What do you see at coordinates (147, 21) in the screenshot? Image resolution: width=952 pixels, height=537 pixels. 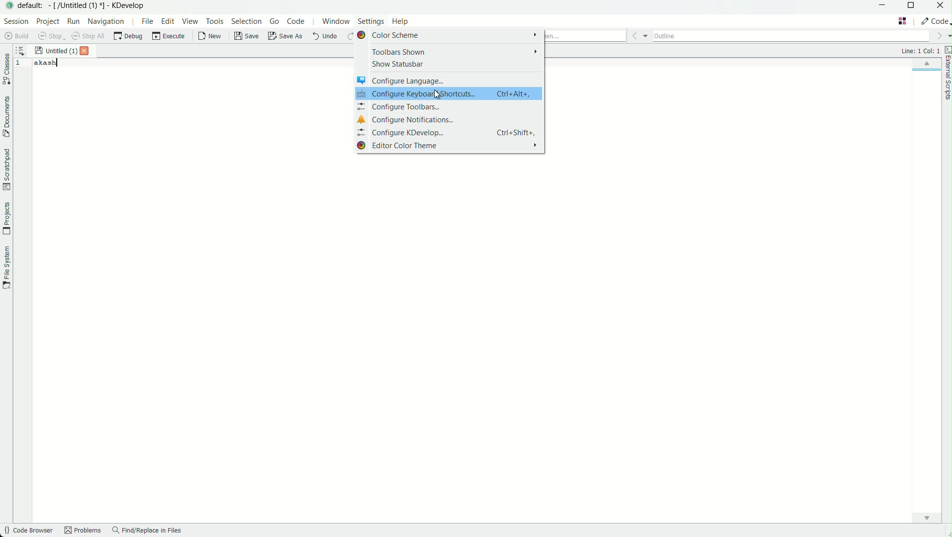 I see `file menu` at bounding box center [147, 21].